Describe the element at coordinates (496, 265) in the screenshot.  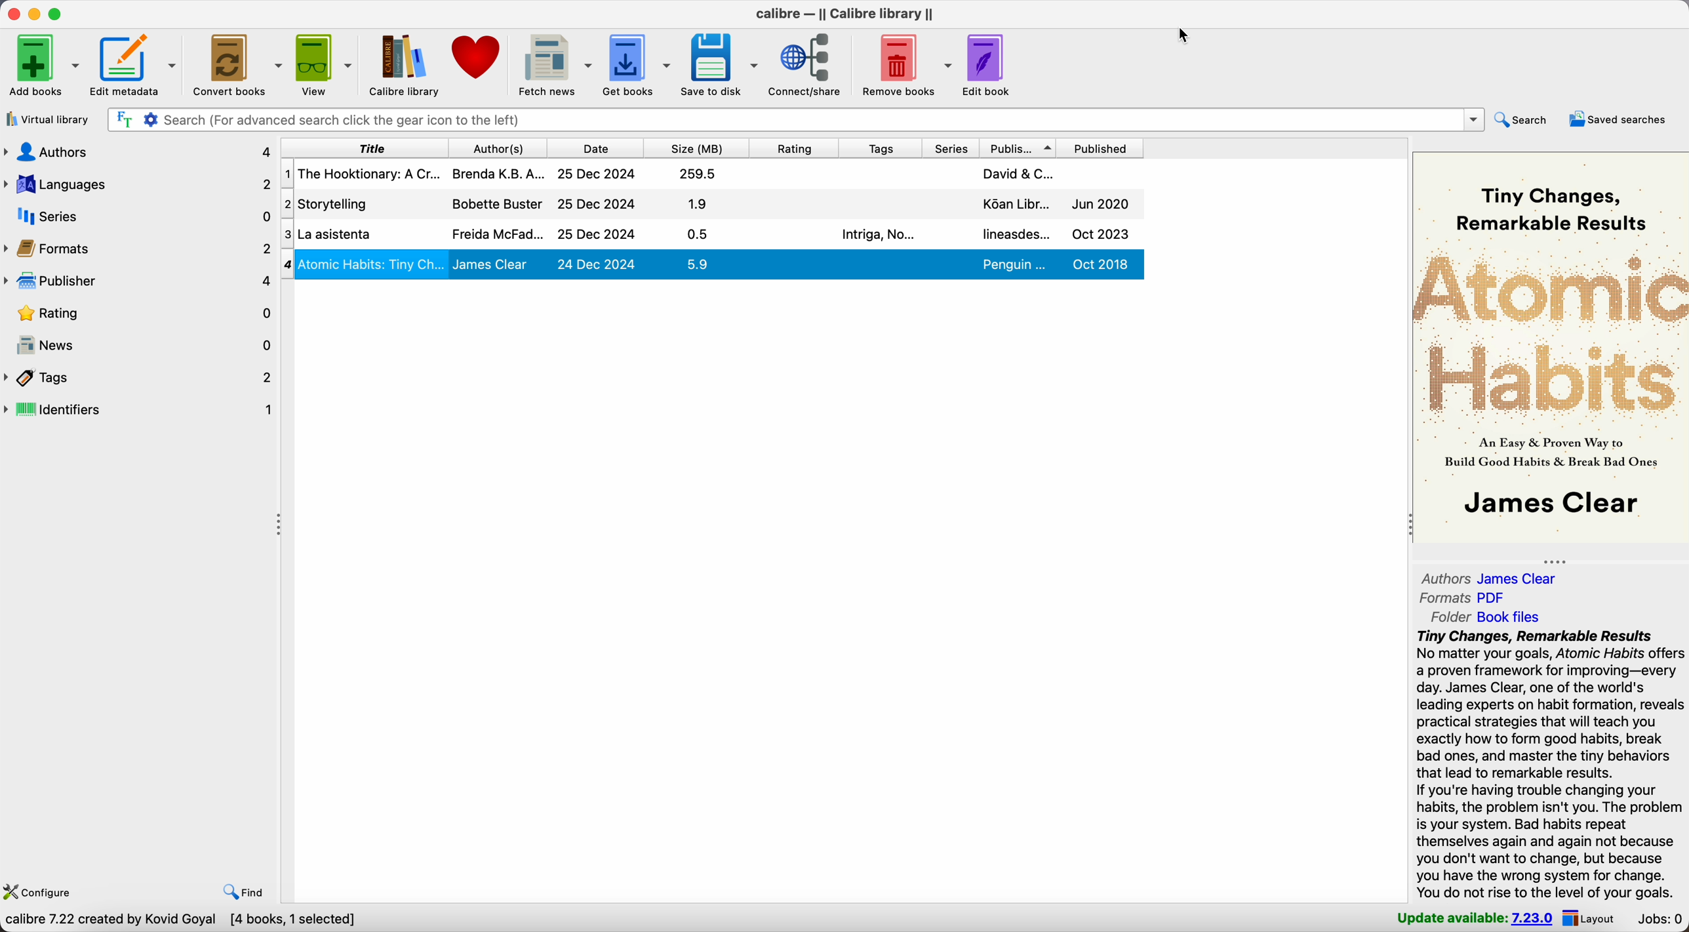
I see `james clear` at that location.